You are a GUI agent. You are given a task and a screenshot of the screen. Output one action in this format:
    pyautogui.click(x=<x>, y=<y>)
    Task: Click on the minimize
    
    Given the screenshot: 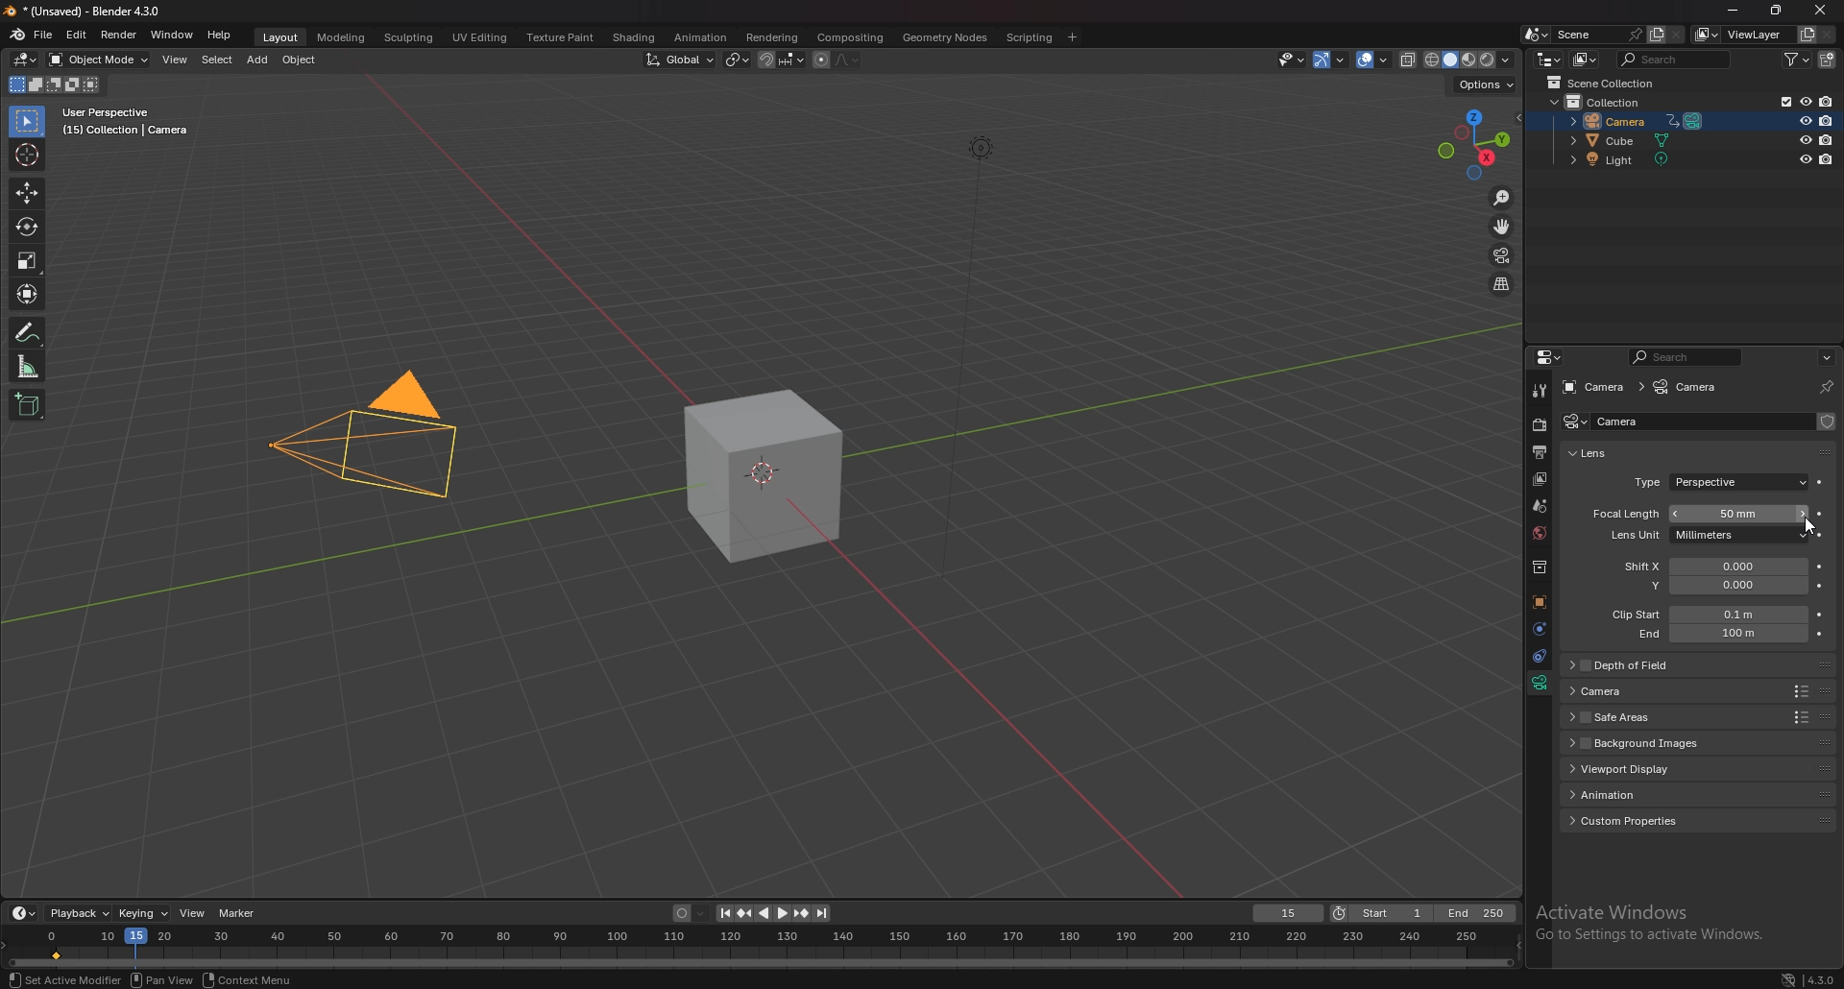 What is the action you would take?
    pyautogui.click(x=1735, y=12)
    